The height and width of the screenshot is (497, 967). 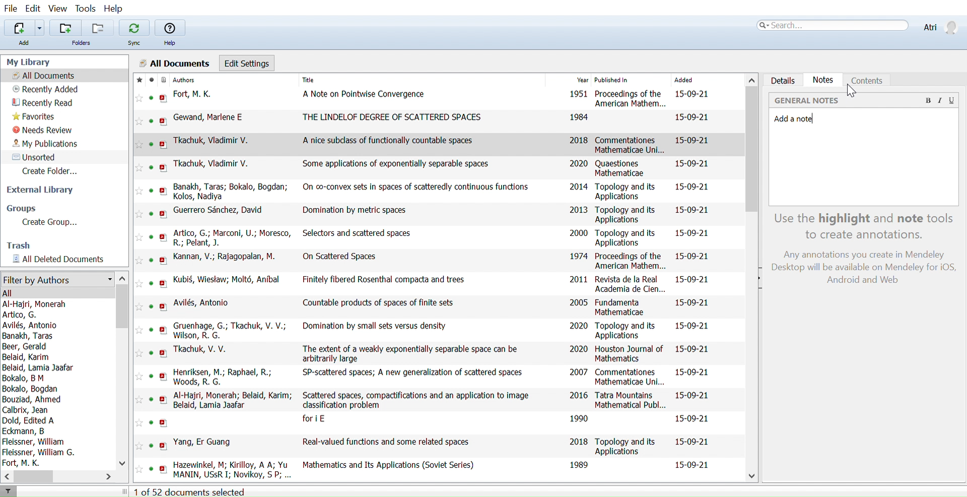 I want to click on Vertical scrollbar for filter by authors, so click(x=123, y=307).